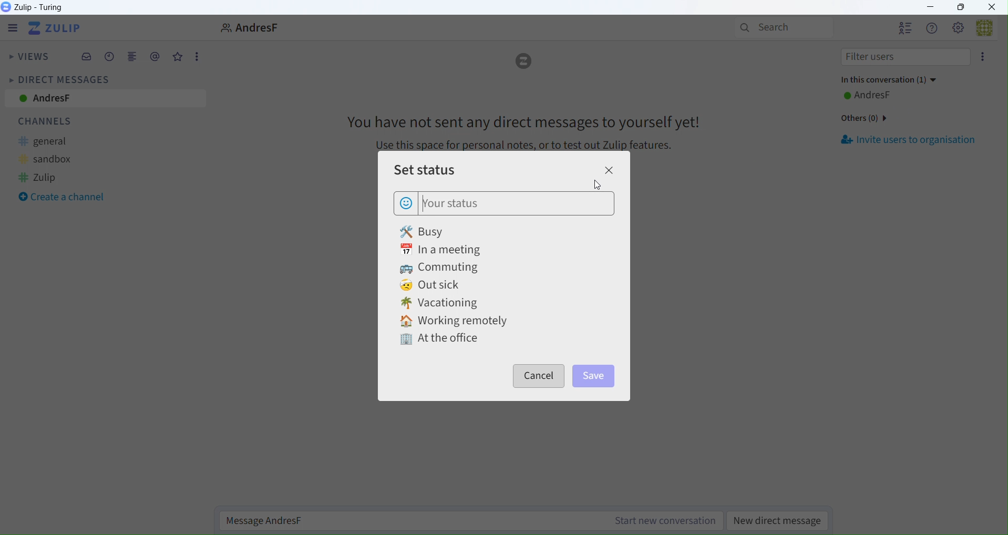 Image resolution: width=1008 pixels, height=535 pixels. Describe the element at coordinates (48, 178) in the screenshot. I see `Zulip` at that location.